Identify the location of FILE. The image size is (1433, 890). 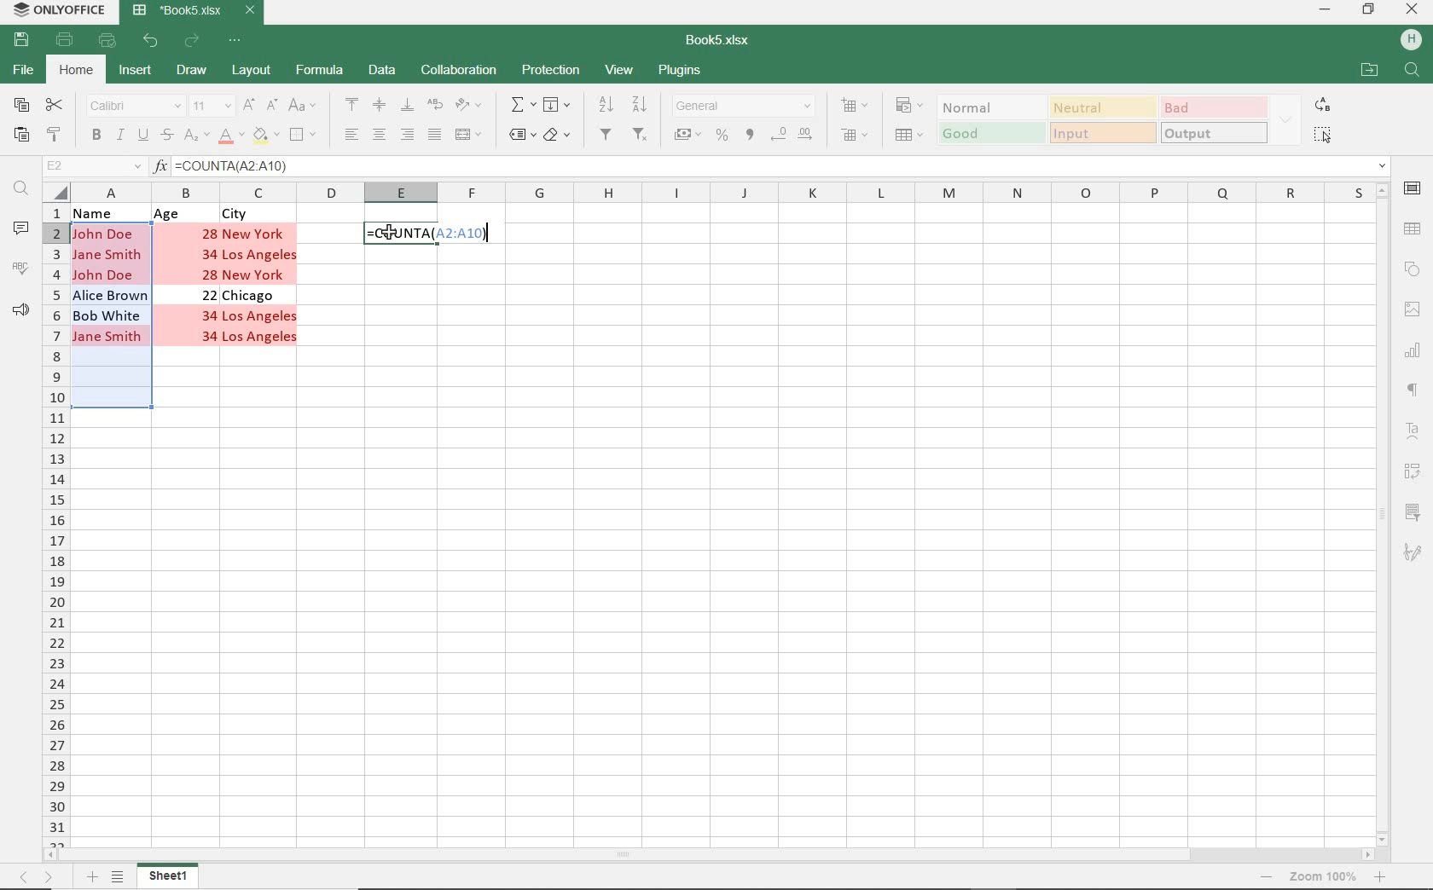
(26, 72).